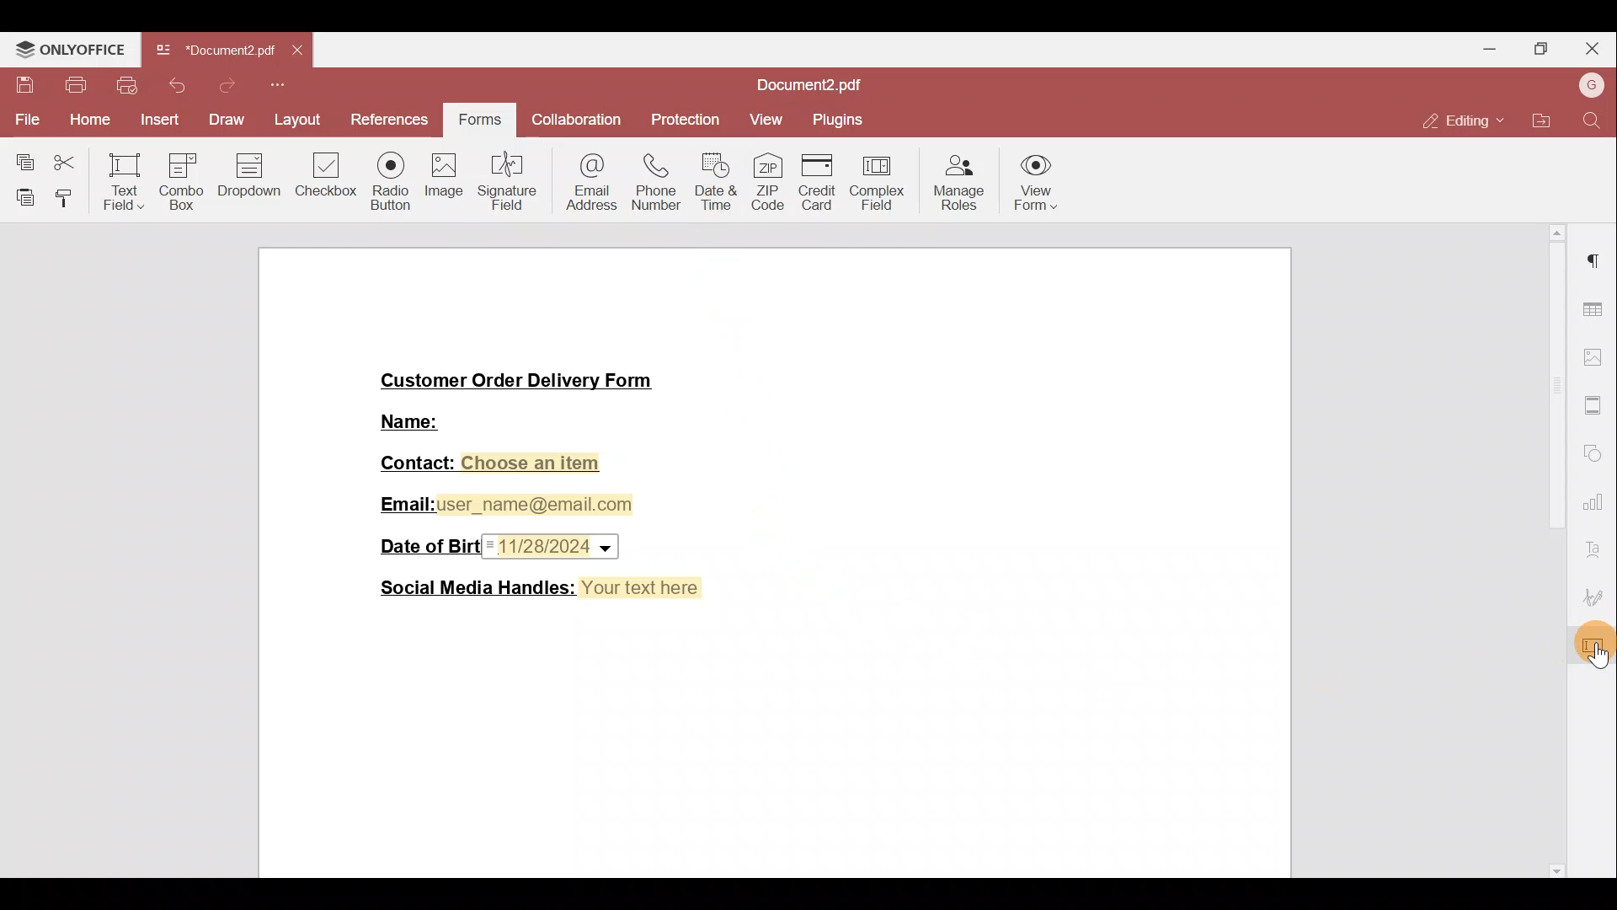 This screenshot has height=910, width=1617. What do you see at coordinates (543, 589) in the screenshot?
I see `Social Media Handles: Your text here` at bounding box center [543, 589].